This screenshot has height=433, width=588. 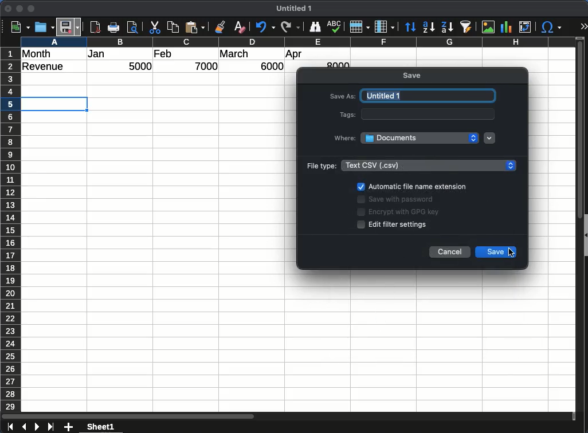 I want to click on jan, so click(x=103, y=54).